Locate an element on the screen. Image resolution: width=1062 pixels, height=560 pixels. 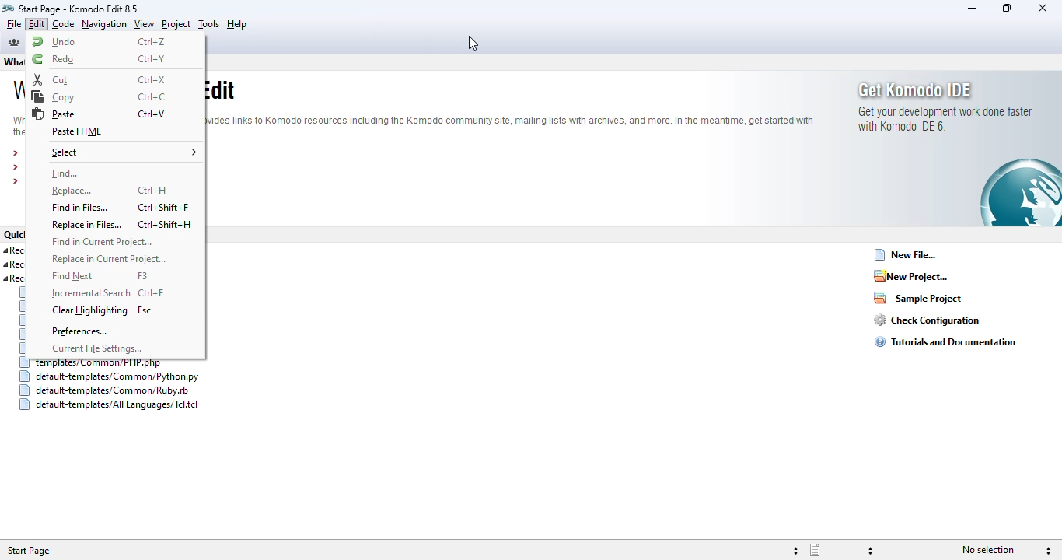
cursor is located at coordinates (473, 44).